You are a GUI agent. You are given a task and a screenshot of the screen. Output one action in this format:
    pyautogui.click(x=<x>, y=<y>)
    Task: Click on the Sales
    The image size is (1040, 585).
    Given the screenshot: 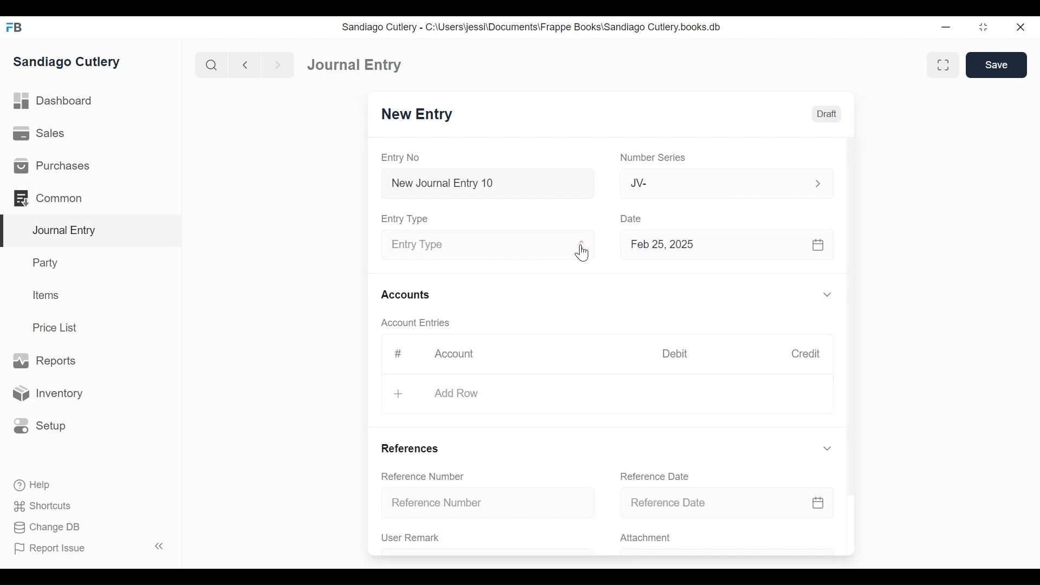 What is the action you would take?
    pyautogui.click(x=38, y=134)
    